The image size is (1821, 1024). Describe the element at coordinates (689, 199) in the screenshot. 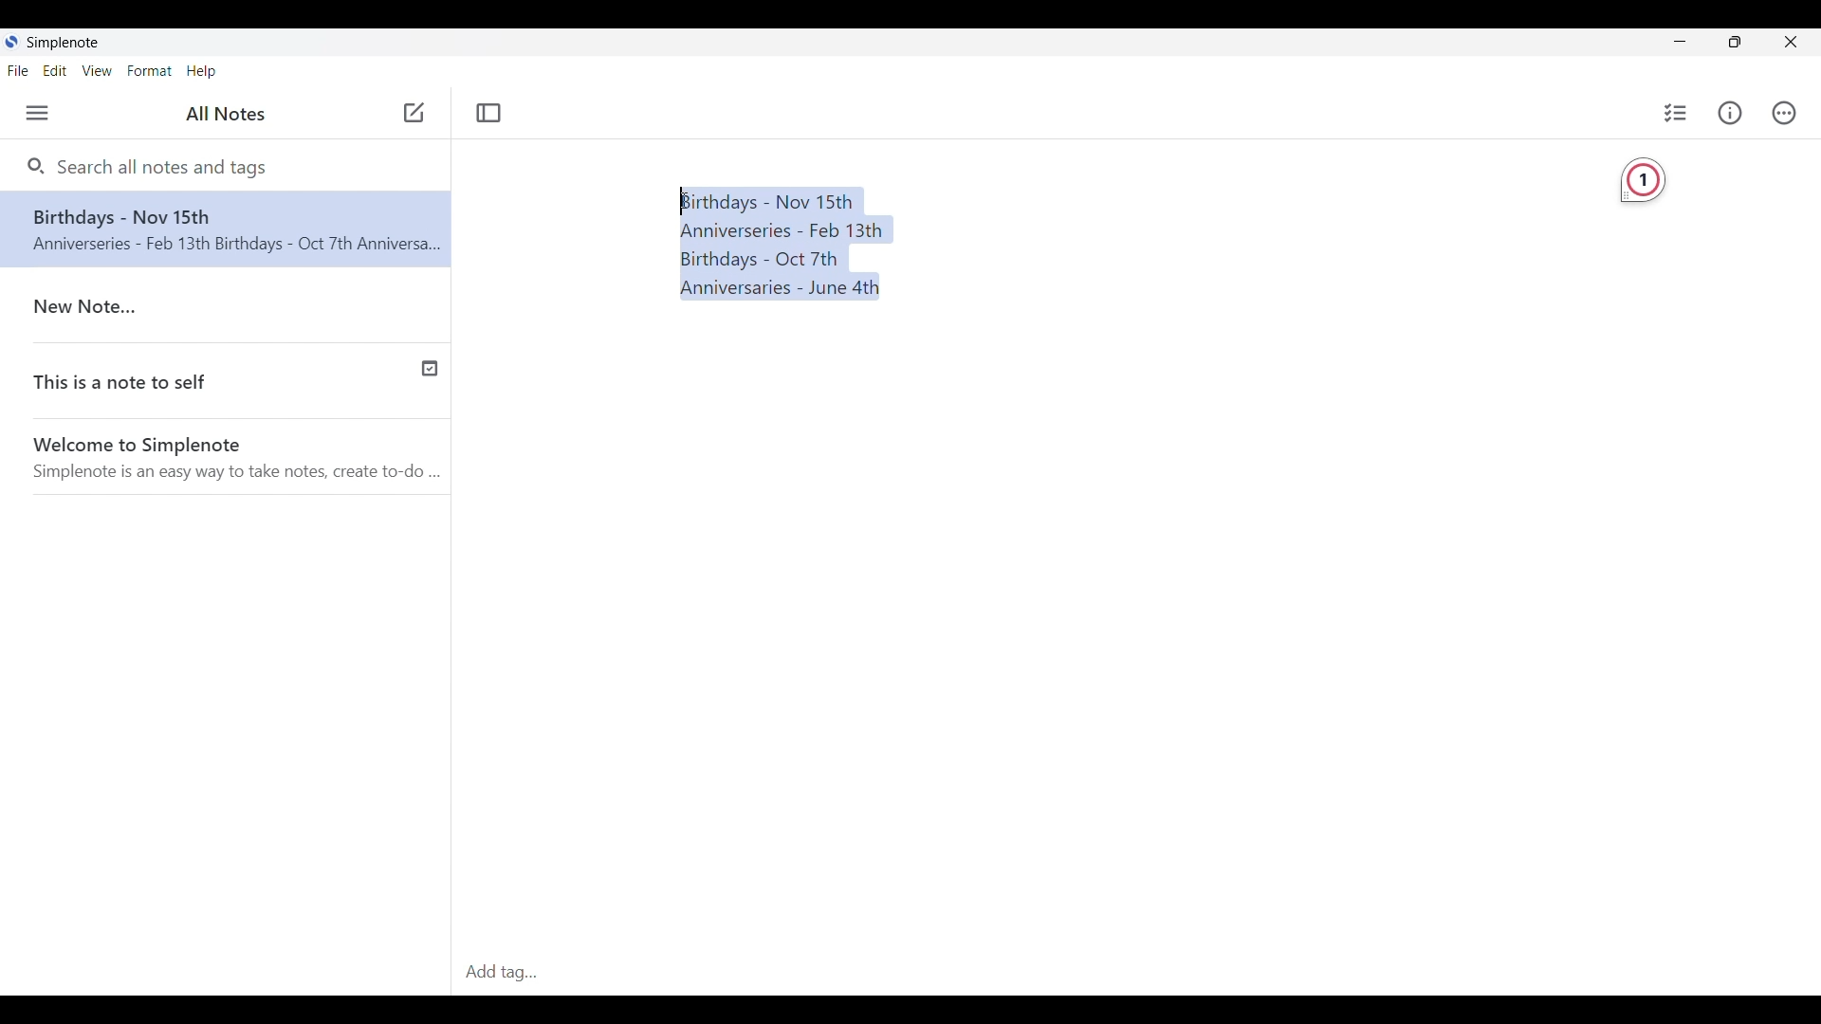

I see `Text Cursor(Cursor position unchanged after selecting text)` at that location.